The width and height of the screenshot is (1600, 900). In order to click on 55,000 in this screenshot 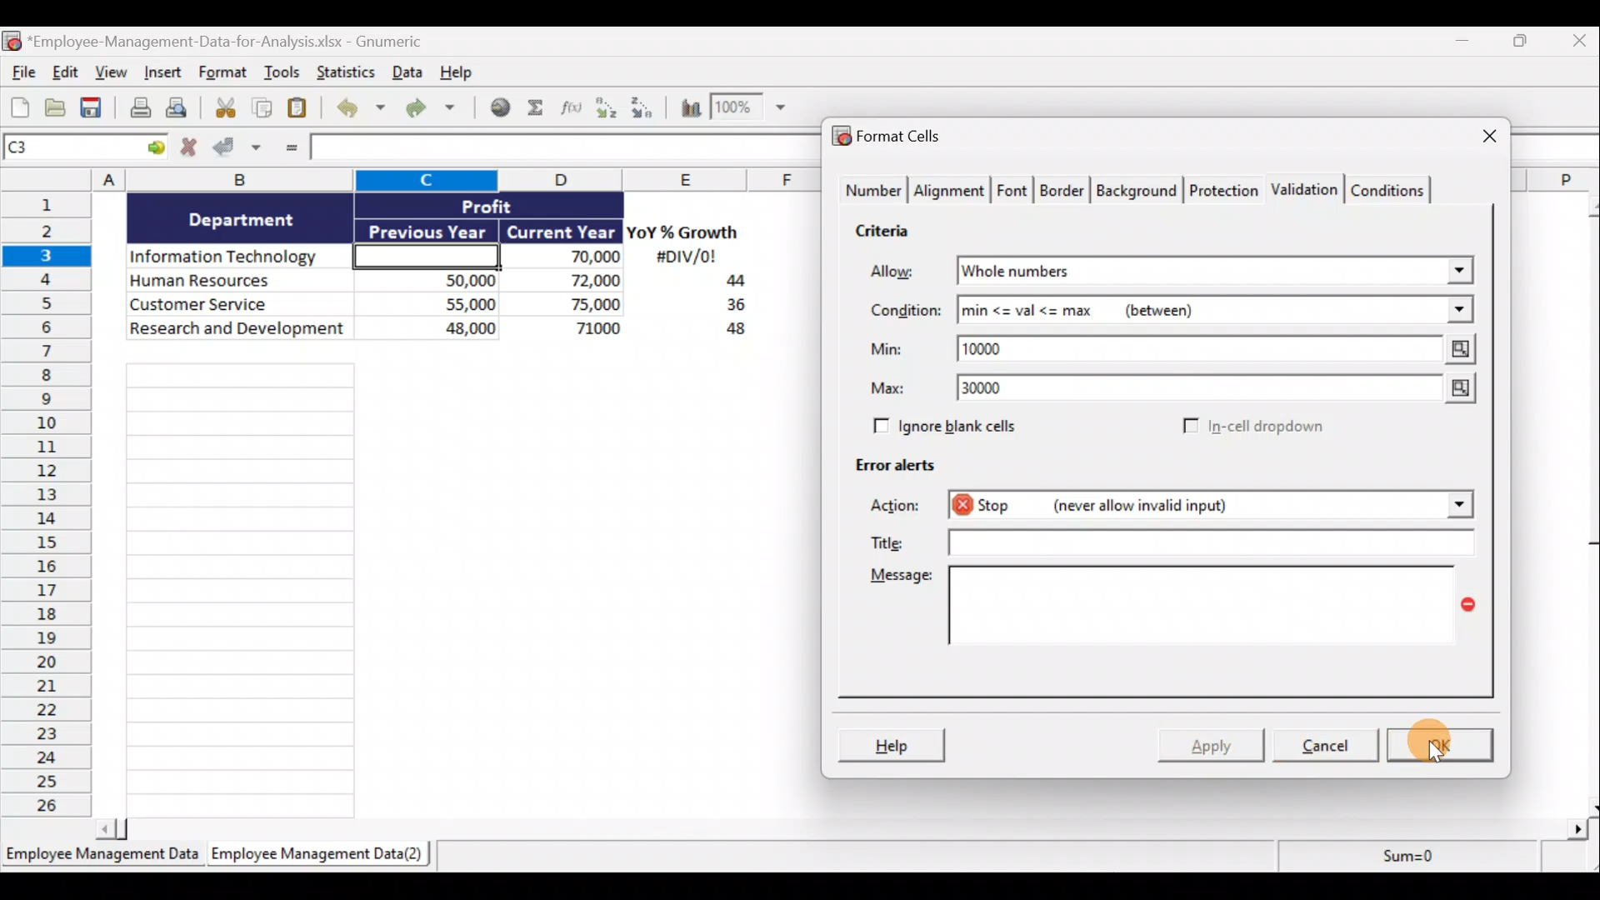, I will do `click(436, 303)`.